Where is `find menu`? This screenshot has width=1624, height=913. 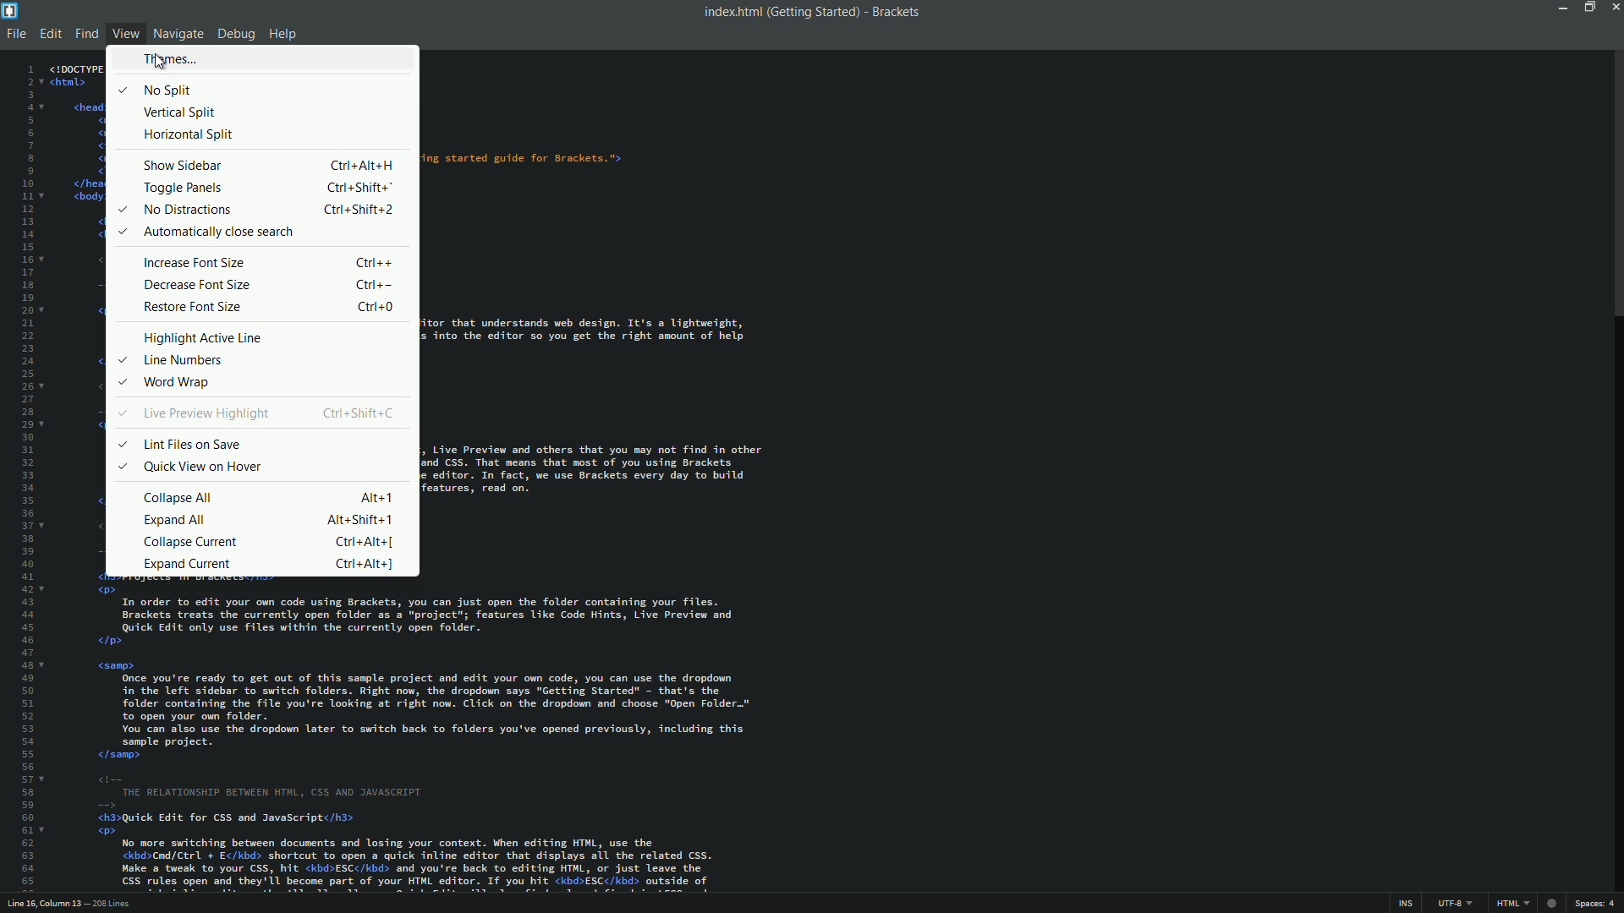 find menu is located at coordinates (85, 35).